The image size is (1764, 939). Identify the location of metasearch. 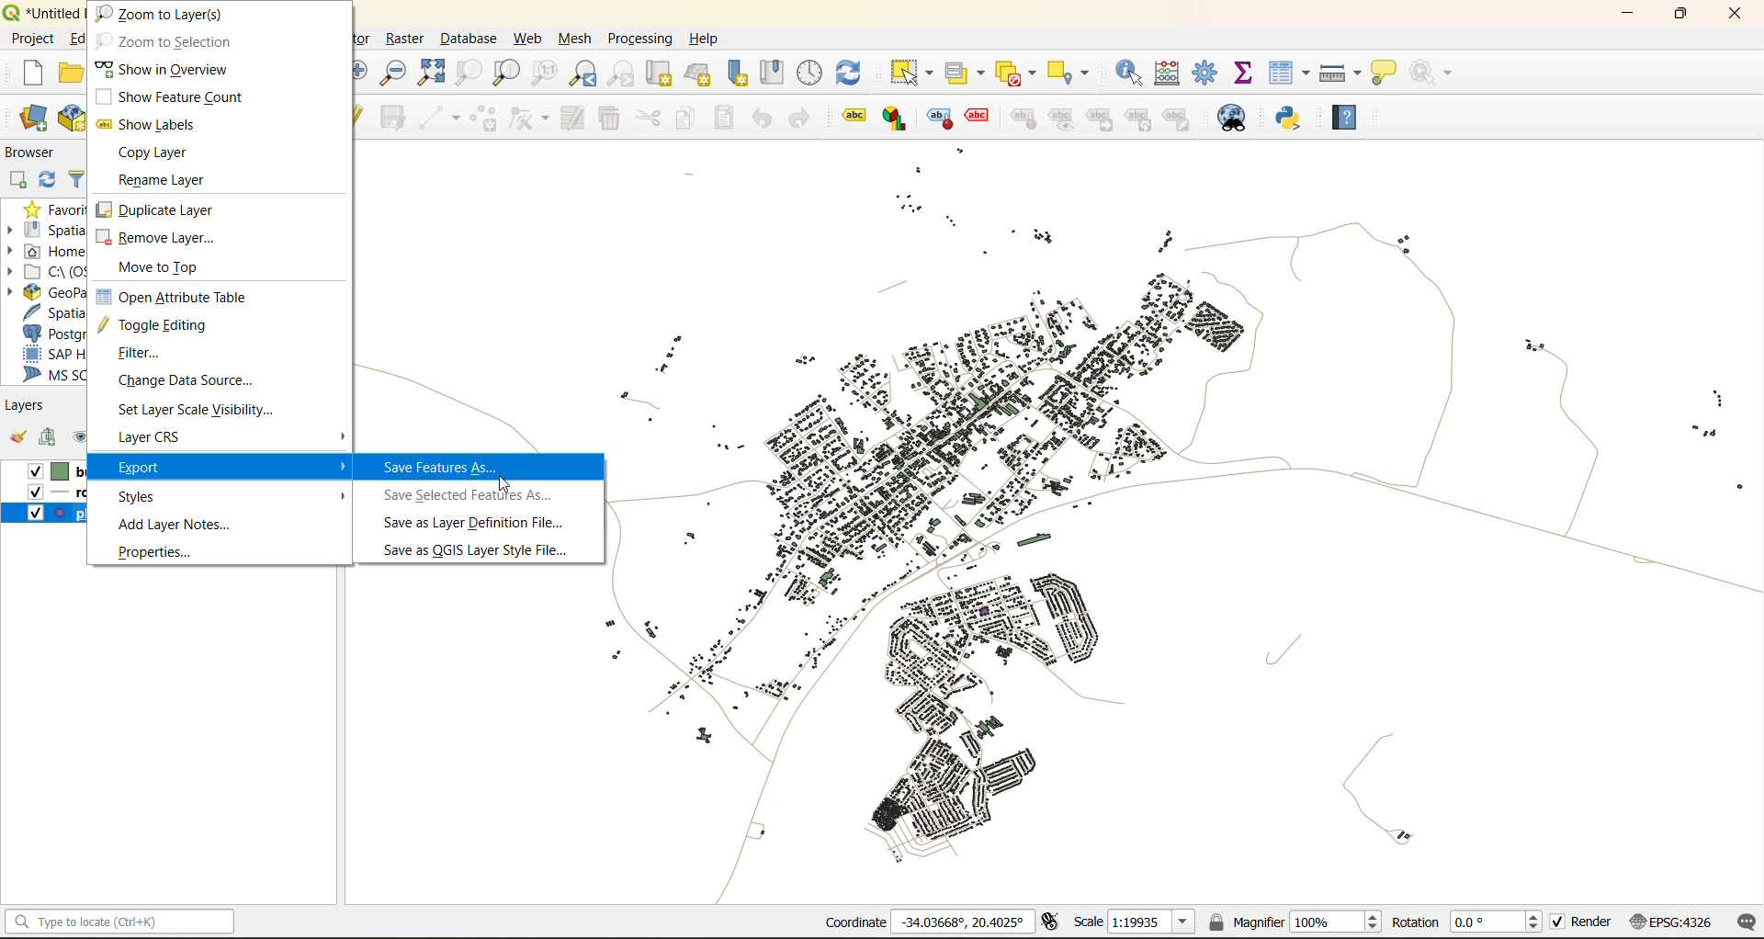
(1235, 119).